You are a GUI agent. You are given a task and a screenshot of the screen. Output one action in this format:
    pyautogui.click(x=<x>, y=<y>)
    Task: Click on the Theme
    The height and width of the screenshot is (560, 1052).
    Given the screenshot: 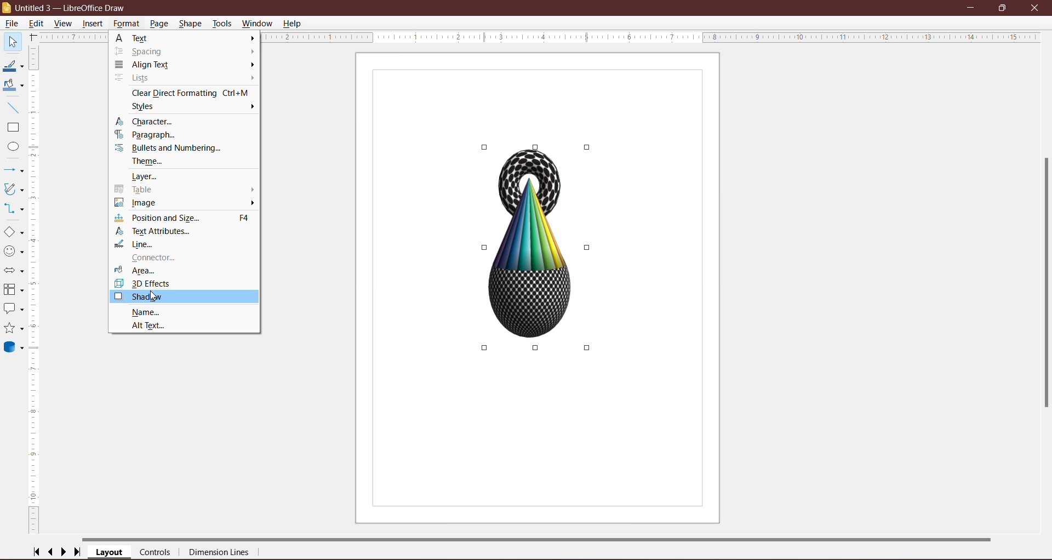 What is the action you would take?
    pyautogui.click(x=151, y=162)
    